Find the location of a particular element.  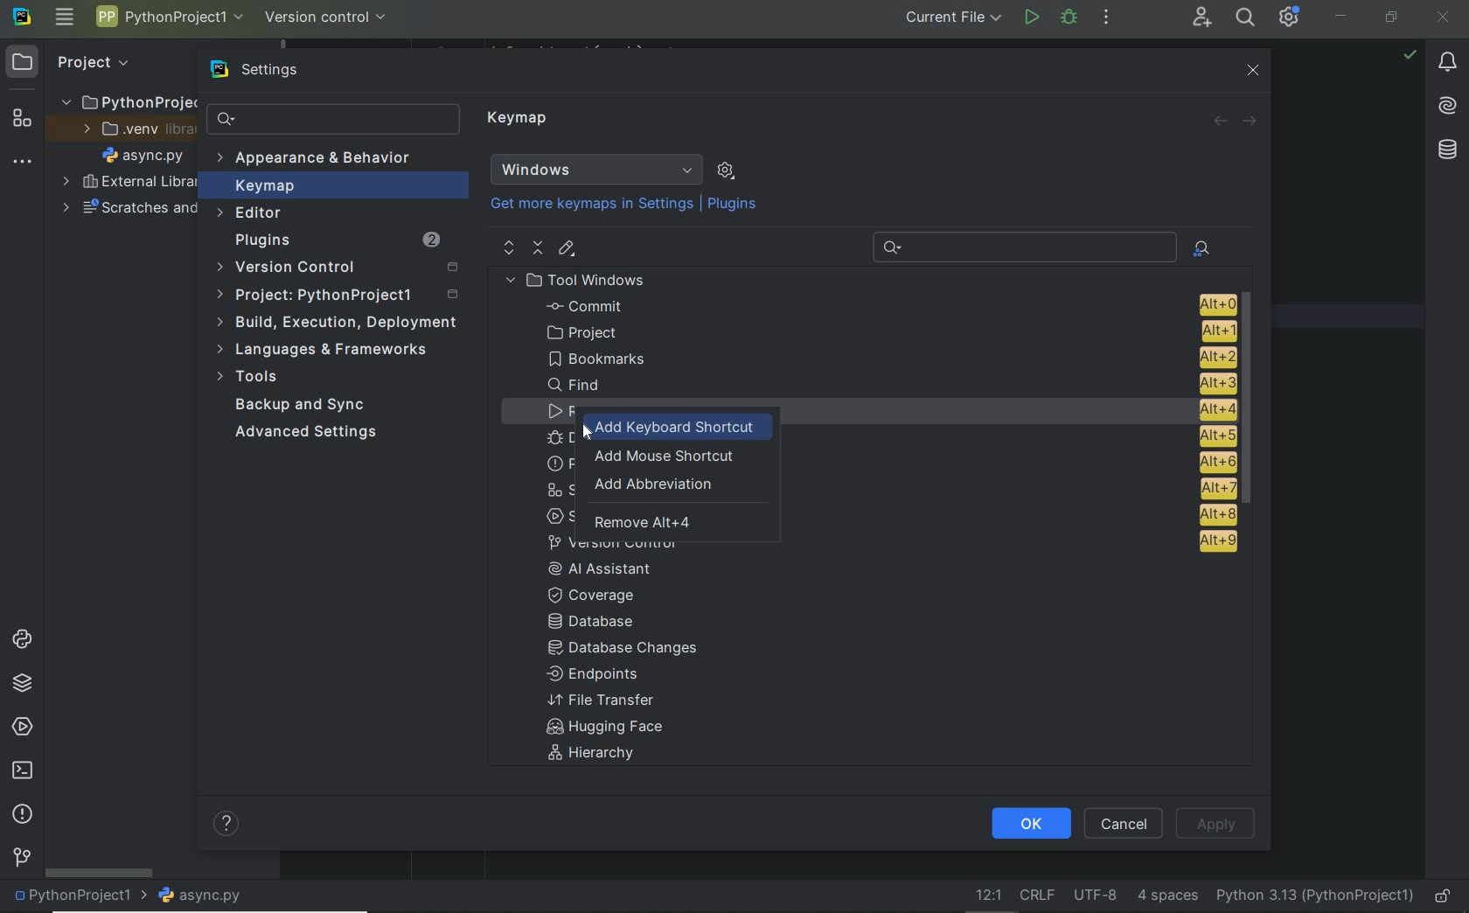

Project is located at coordinates (341, 296).